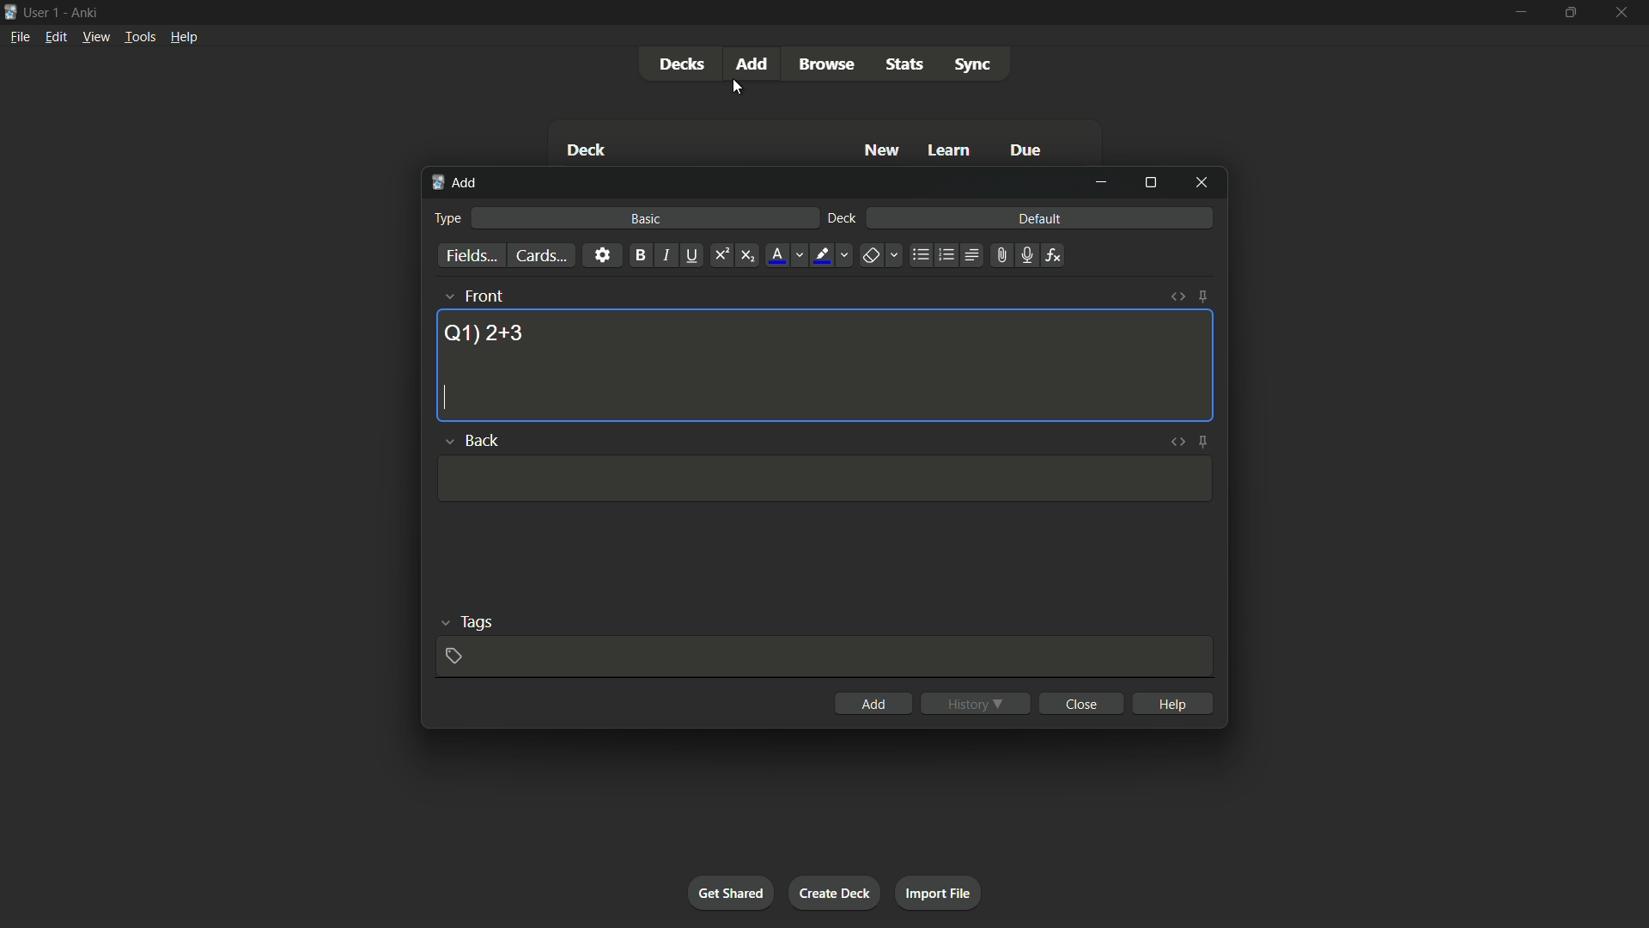  I want to click on cursor, so click(444, 397).